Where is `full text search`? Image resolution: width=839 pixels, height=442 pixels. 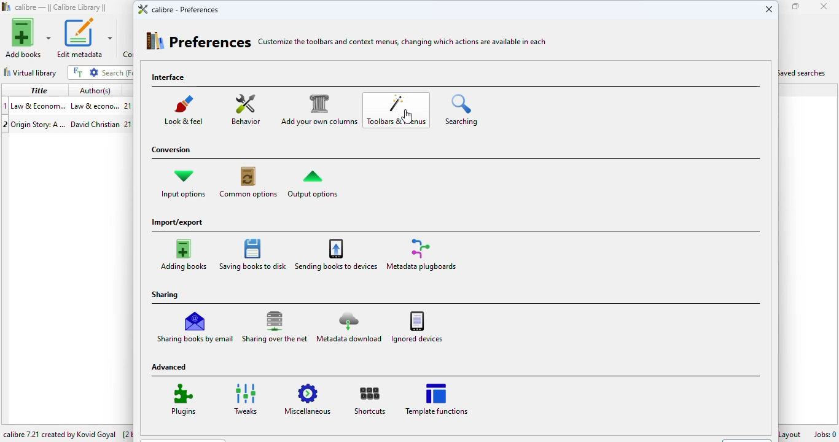
full text search is located at coordinates (77, 72).